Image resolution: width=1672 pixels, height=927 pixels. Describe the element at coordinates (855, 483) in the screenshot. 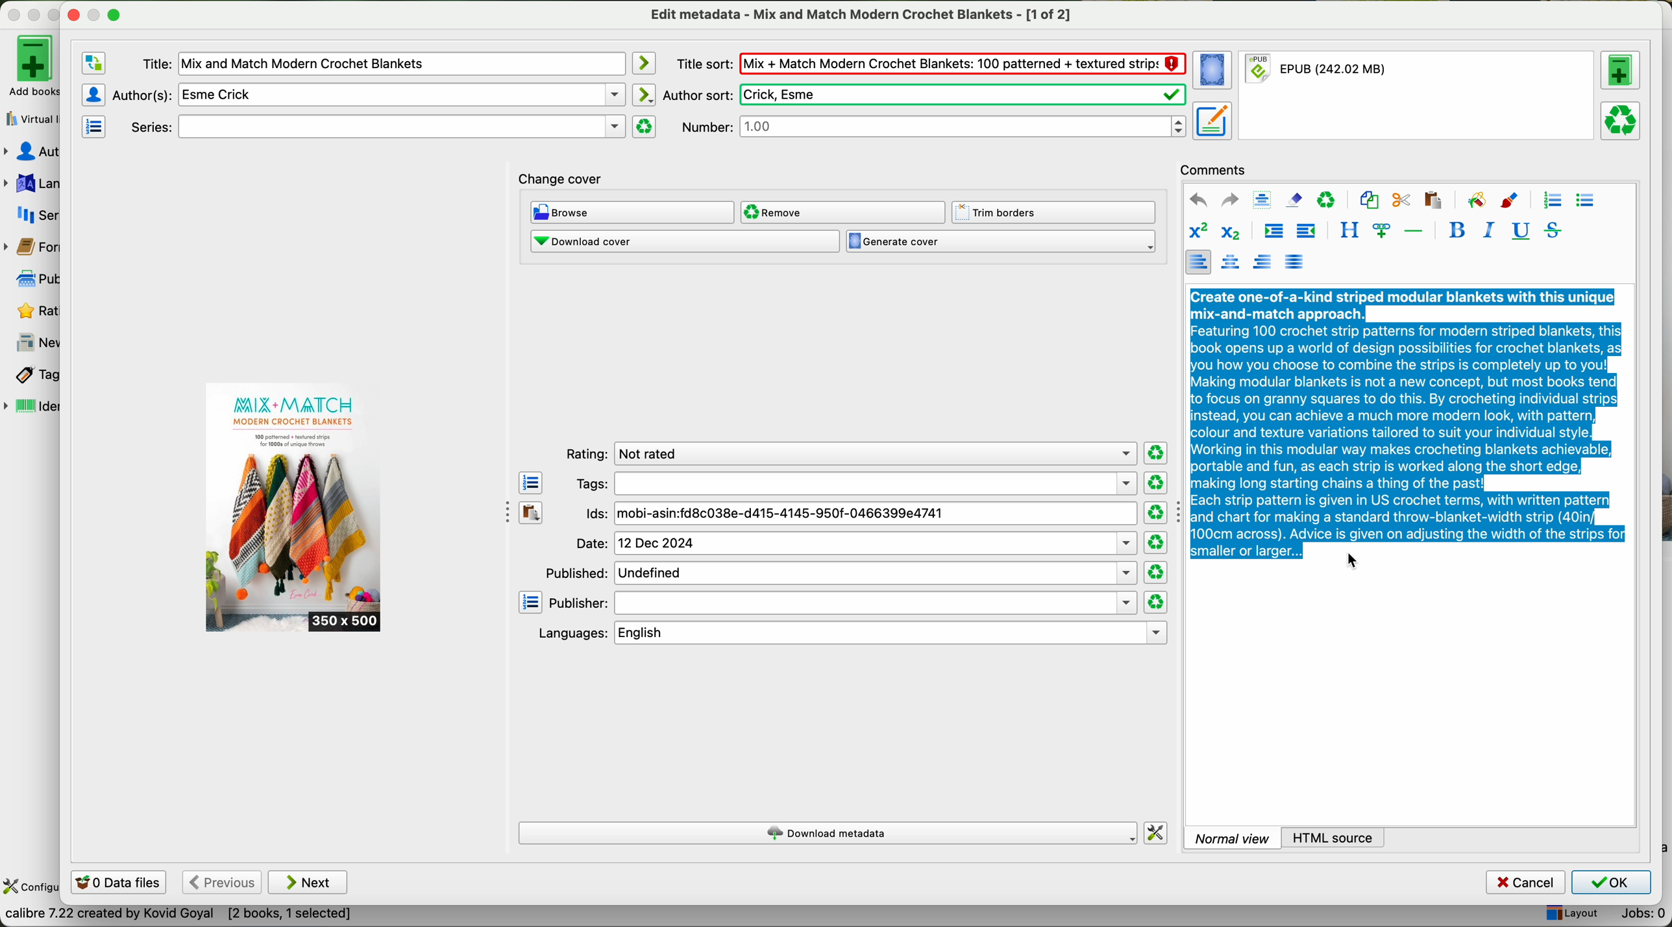

I see `tags` at that location.